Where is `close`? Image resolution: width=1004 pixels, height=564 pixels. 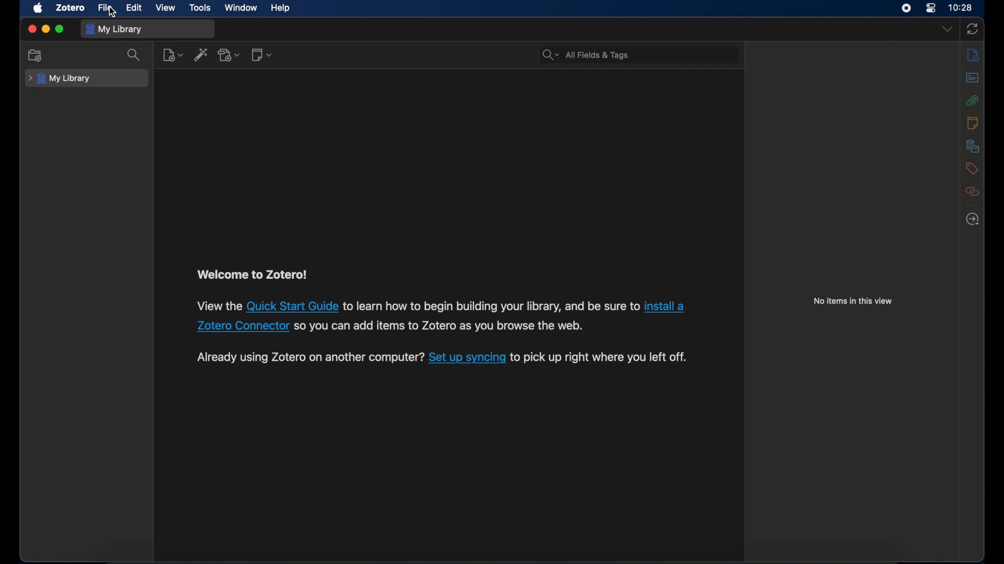 close is located at coordinates (31, 29).